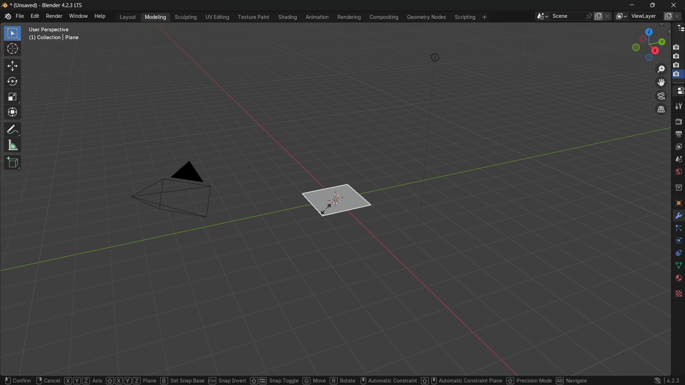 This screenshot has height=385, width=685. What do you see at coordinates (461, 377) in the screenshot?
I see `Automatic constraint plane` at bounding box center [461, 377].